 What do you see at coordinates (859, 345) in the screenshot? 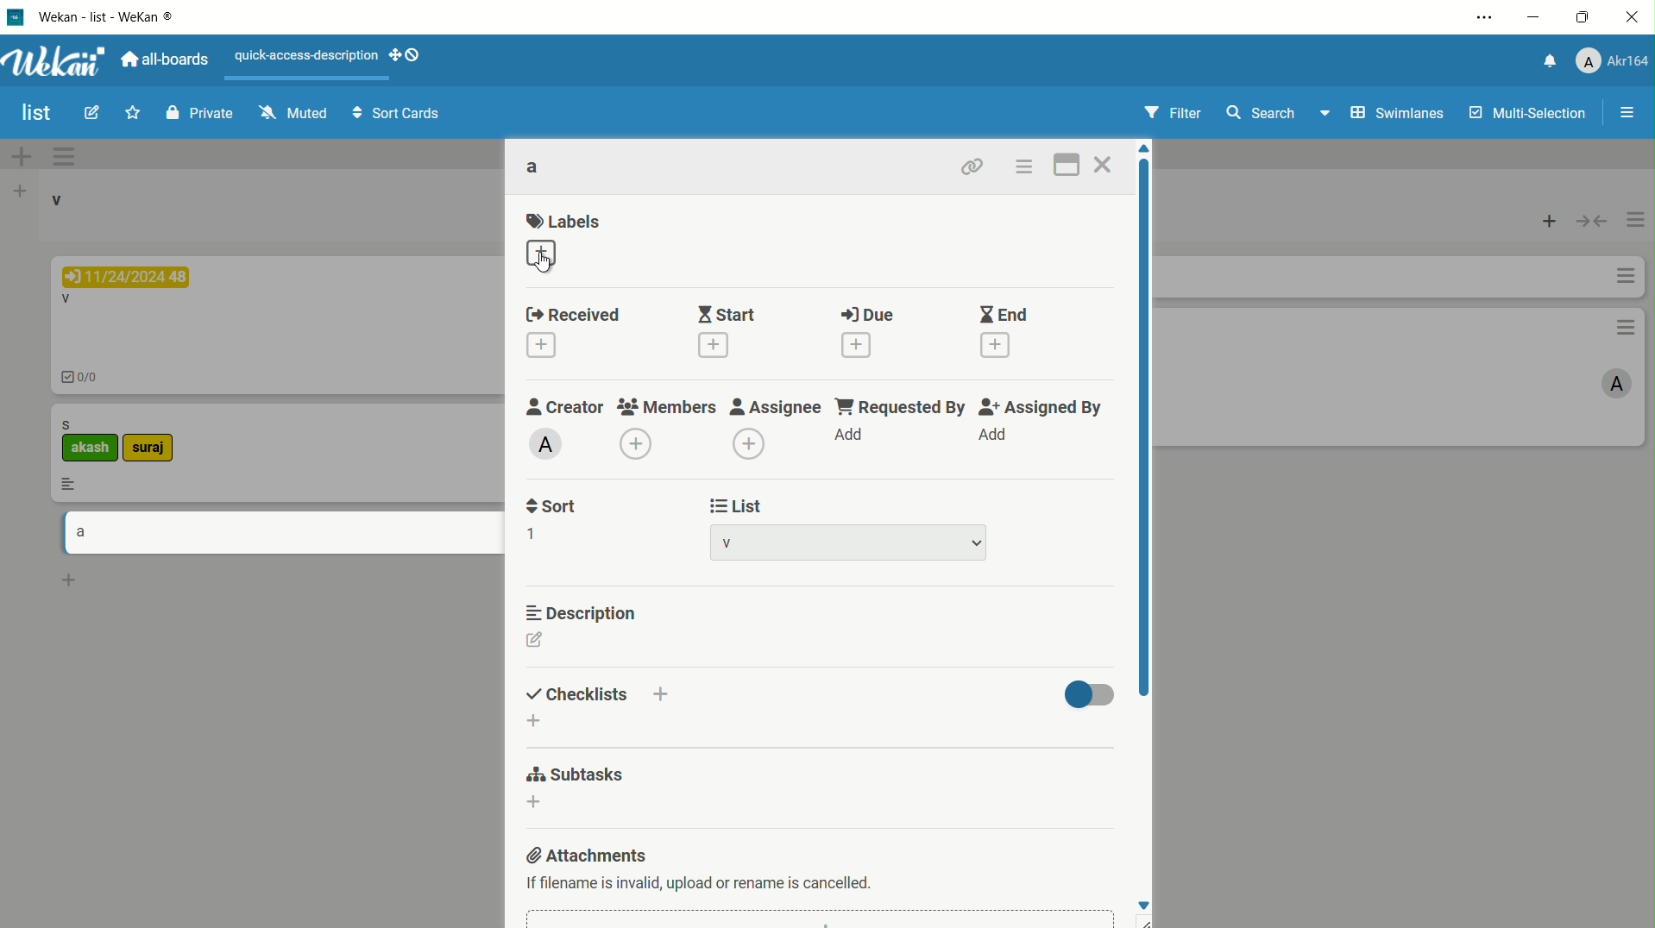
I see `add due date` at bounding box center [859, 345].